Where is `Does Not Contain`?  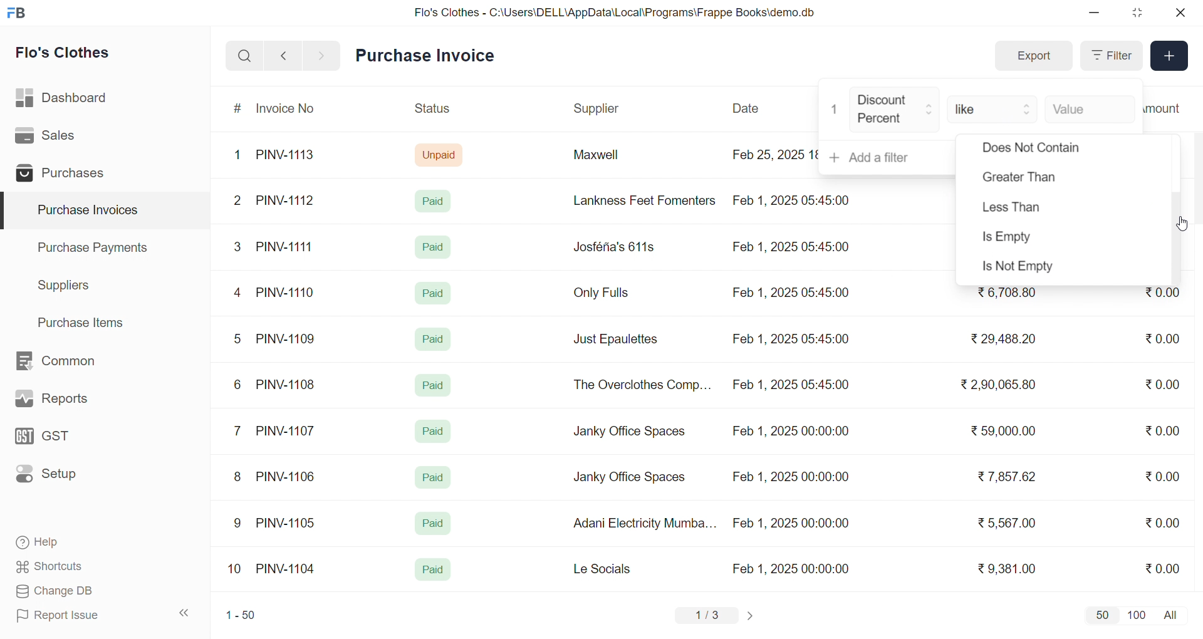
Does Not Contain is located at coordinates (1031, 150).